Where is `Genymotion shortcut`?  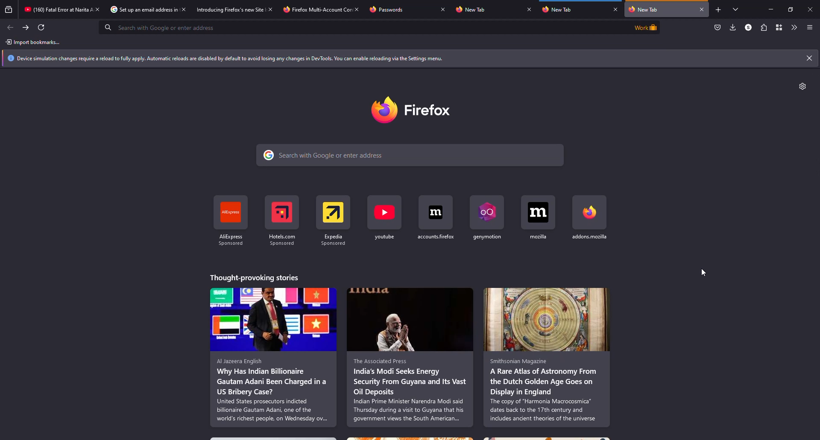 Genymotion shortcut is located at coordinates (487, 218).